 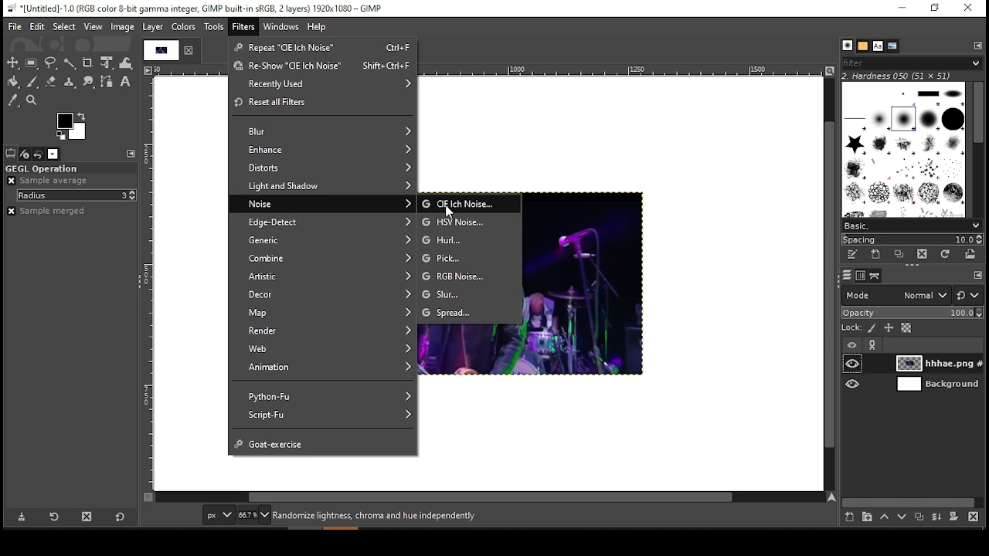 I want to click on rgb noise, so click(x=470, y=276).